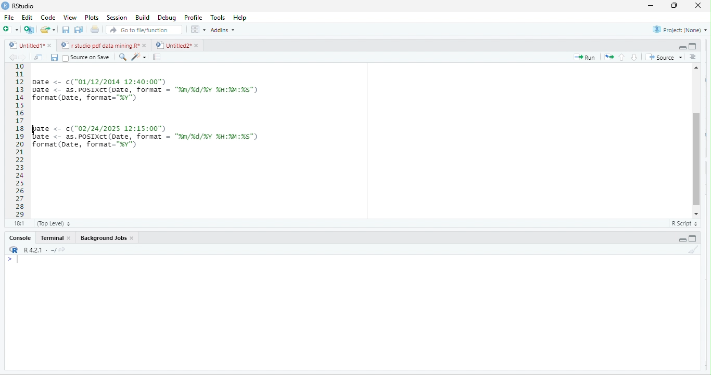  Describe the element at coordinates (78, 30) in the screenshot. I see `save all open documents` at that location.